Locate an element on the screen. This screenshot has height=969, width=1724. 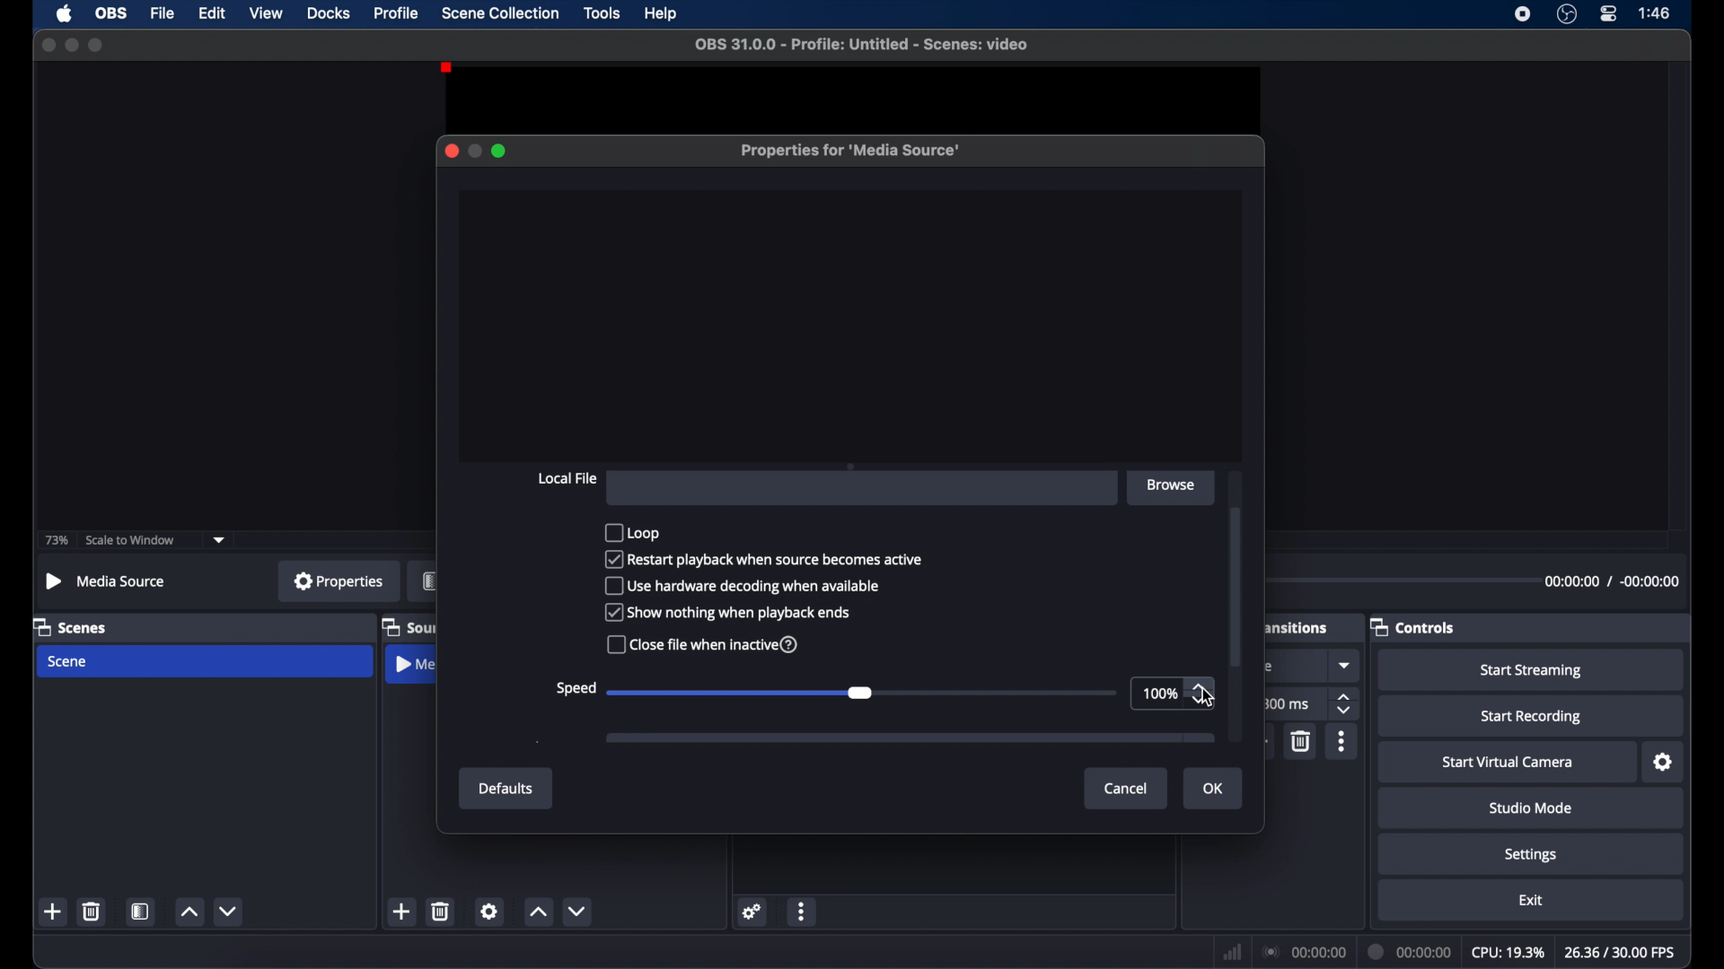
maximize is located at coordinates (97, 45).